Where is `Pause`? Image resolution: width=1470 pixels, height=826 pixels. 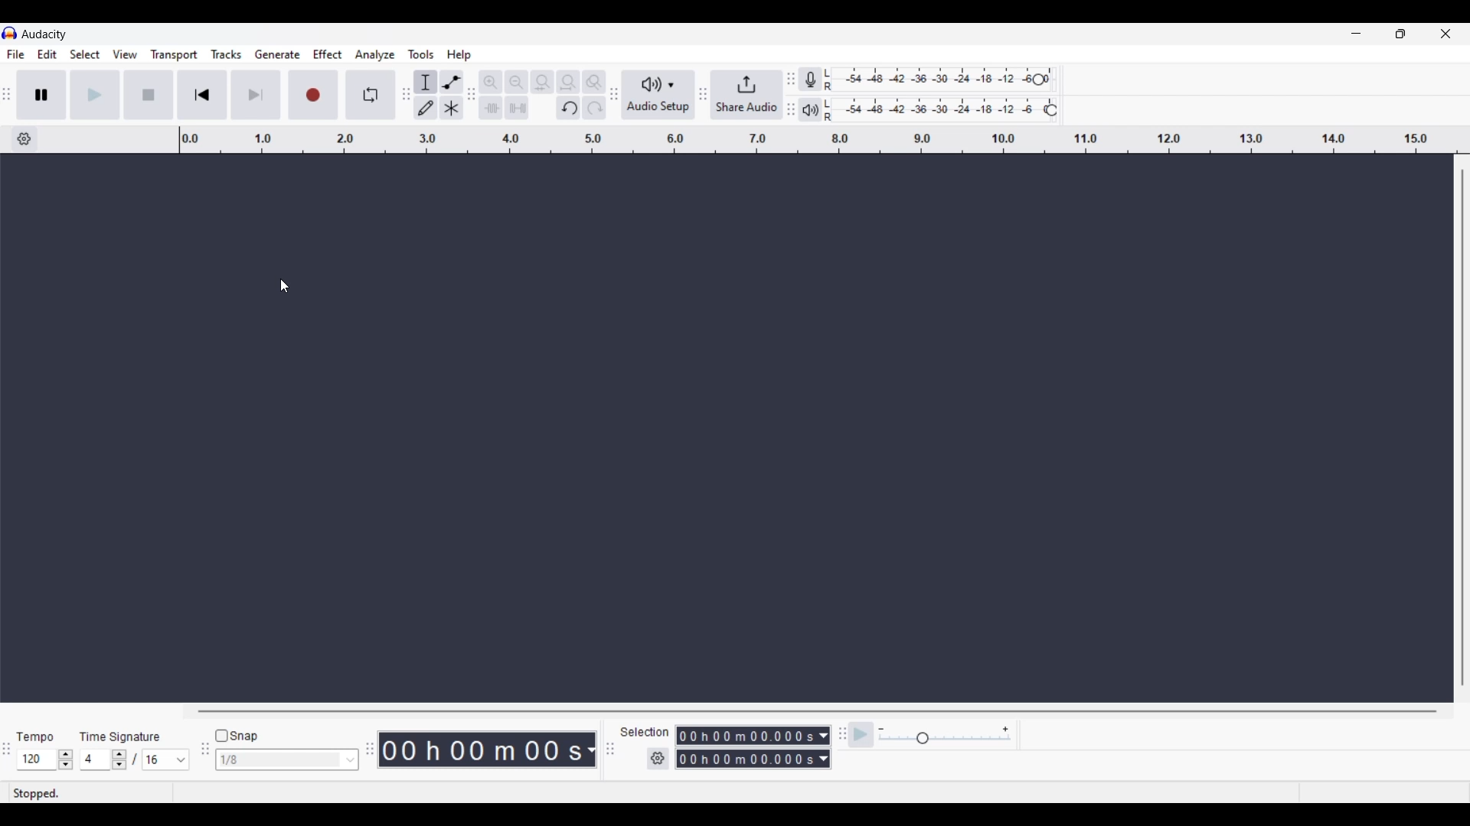 Pause is located at coordinates (41, 94).